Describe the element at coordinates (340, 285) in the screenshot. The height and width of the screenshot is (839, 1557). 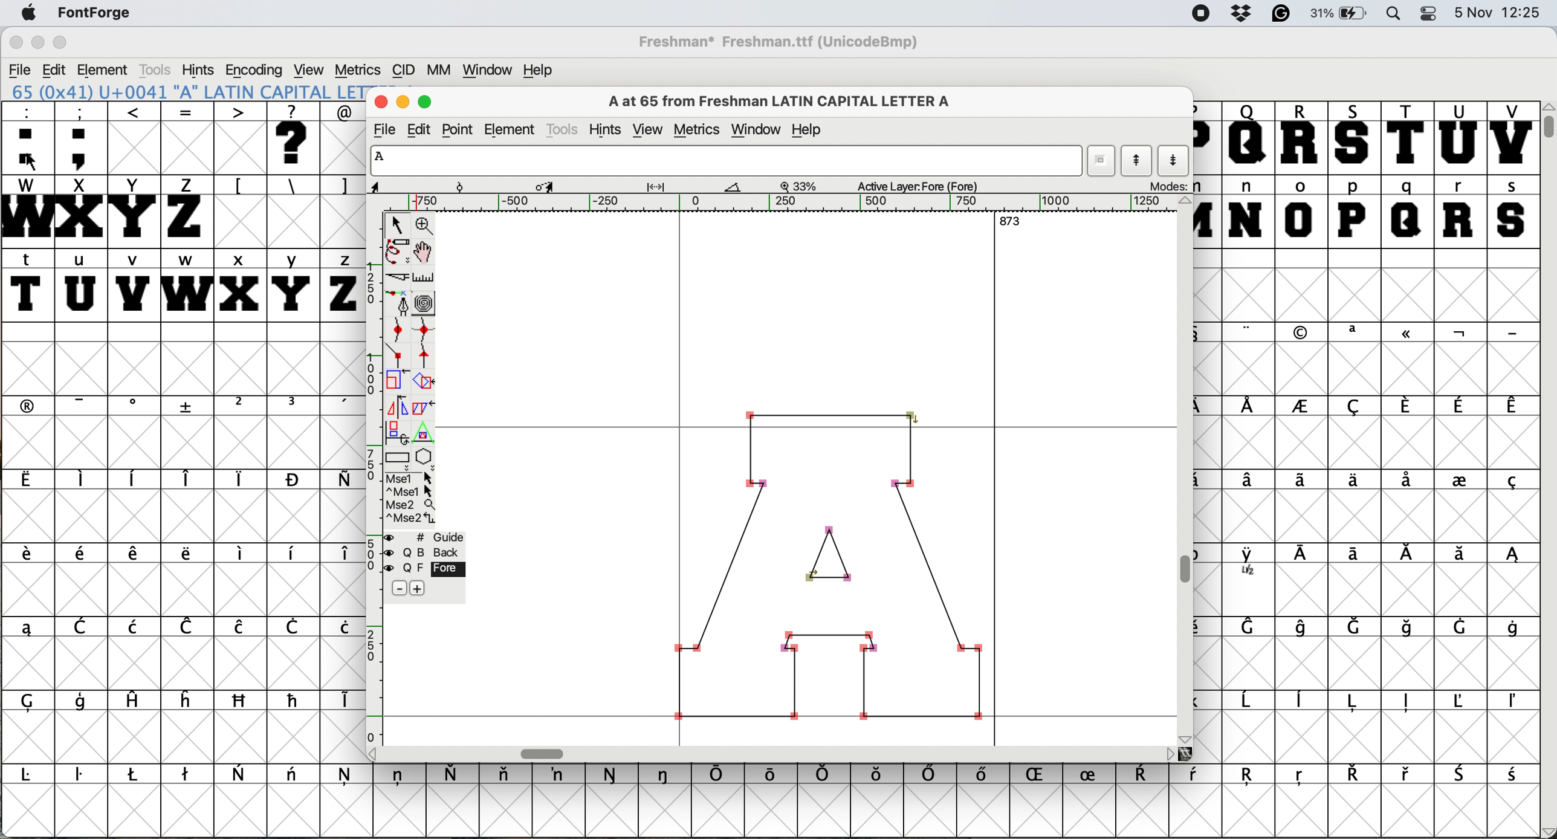
I see `z` at that location.